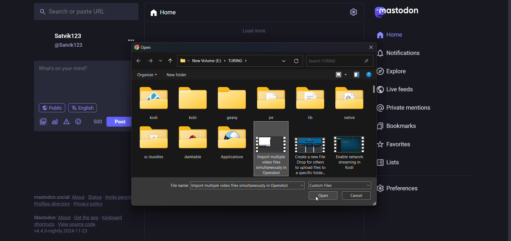 The width and height of the screenshot is (511, 241). Describe the element at coordinates (44, 218) in the screenshot. I see `mastodon` at that location.